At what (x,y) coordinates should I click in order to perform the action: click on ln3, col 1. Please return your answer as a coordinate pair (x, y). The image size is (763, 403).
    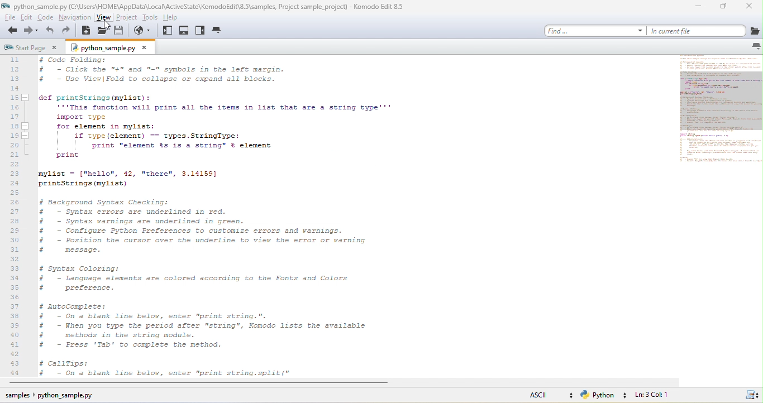
    Looking at the image, I should click on (662, 396).